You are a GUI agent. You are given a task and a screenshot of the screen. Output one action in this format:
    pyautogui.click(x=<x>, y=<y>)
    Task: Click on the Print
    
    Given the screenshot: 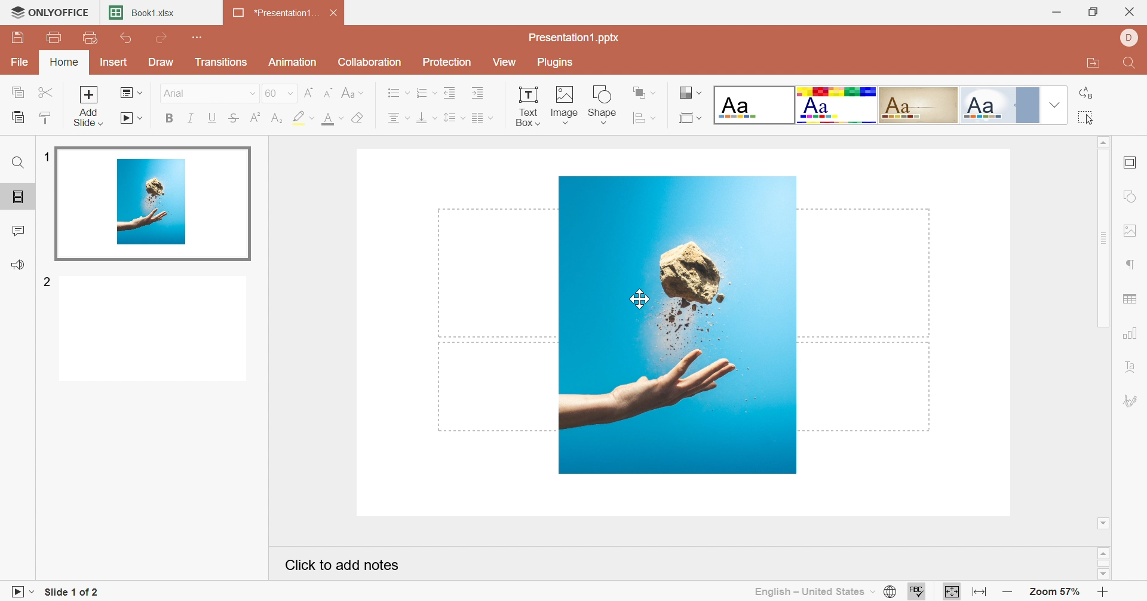 What is the action you would take?
    pyautogui.click(x=54, y=37)
    